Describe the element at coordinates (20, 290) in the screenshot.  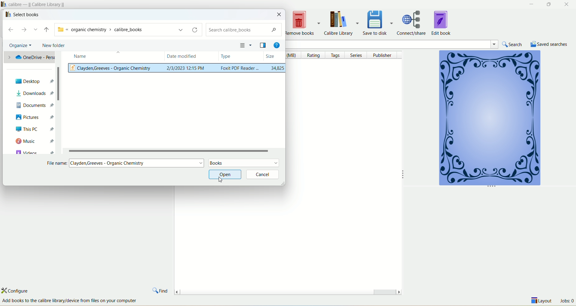
I see `configure` at that location.